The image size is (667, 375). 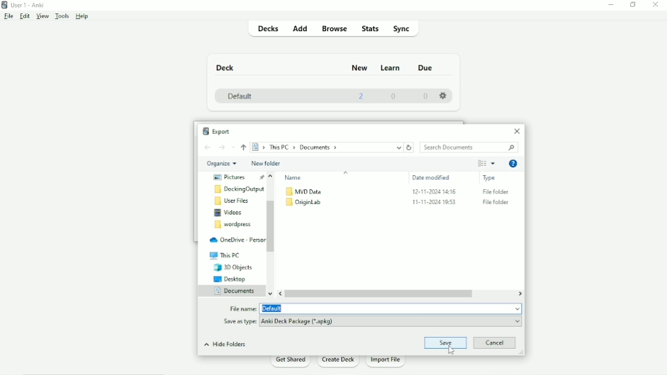 I want to click on OneDrive-Personal, so click(x=236, y=241).